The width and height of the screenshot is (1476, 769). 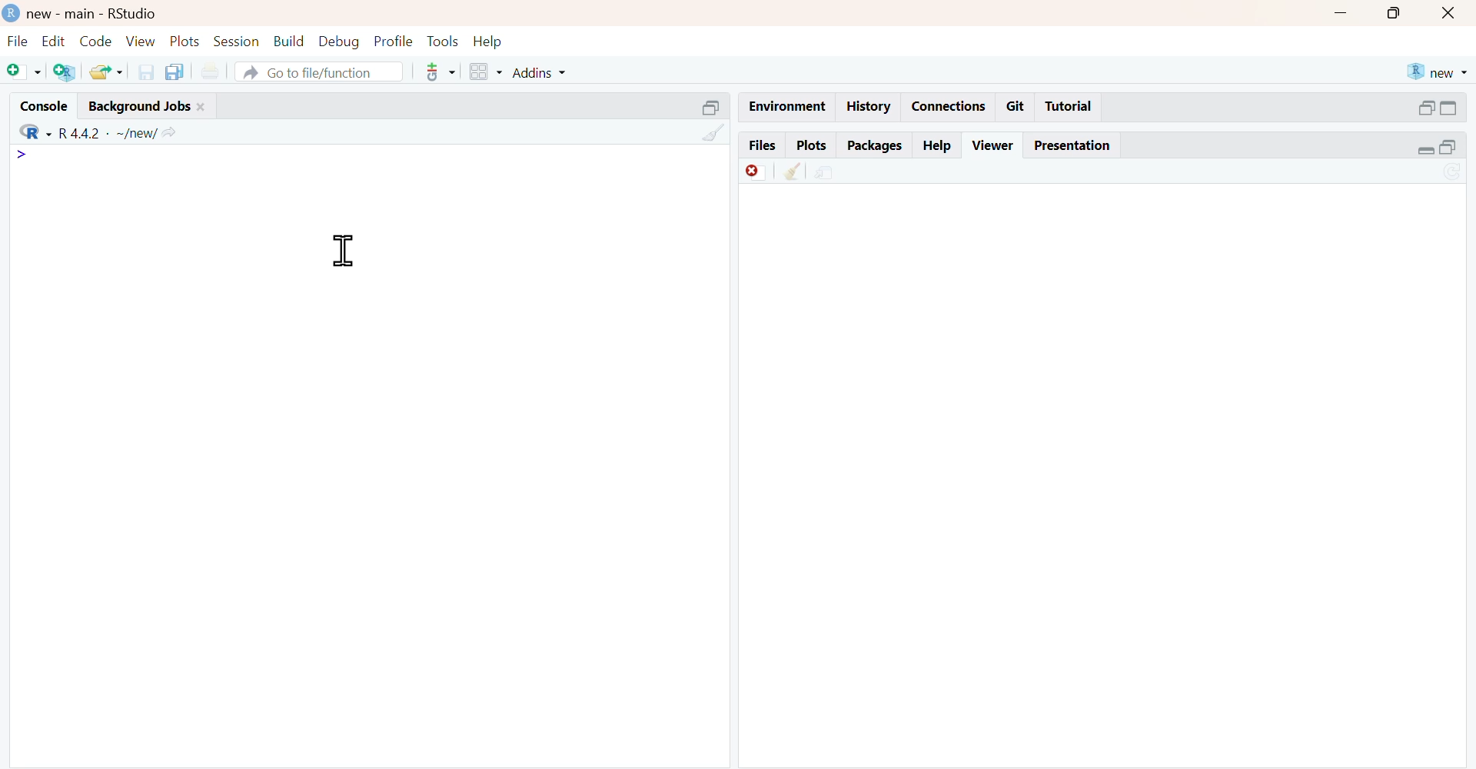 I want to click on file, so click(x=20, y=42).